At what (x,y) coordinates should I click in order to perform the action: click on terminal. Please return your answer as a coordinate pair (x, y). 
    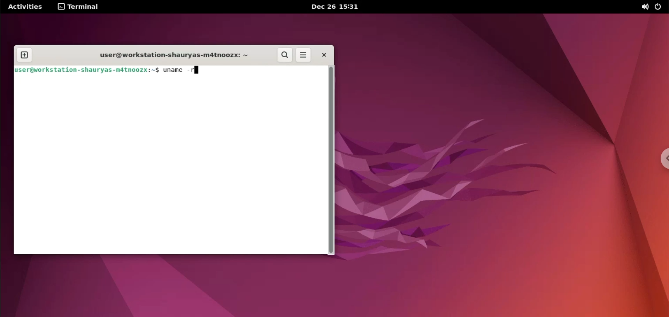
    Looking at the image, I should click on (80, 8).